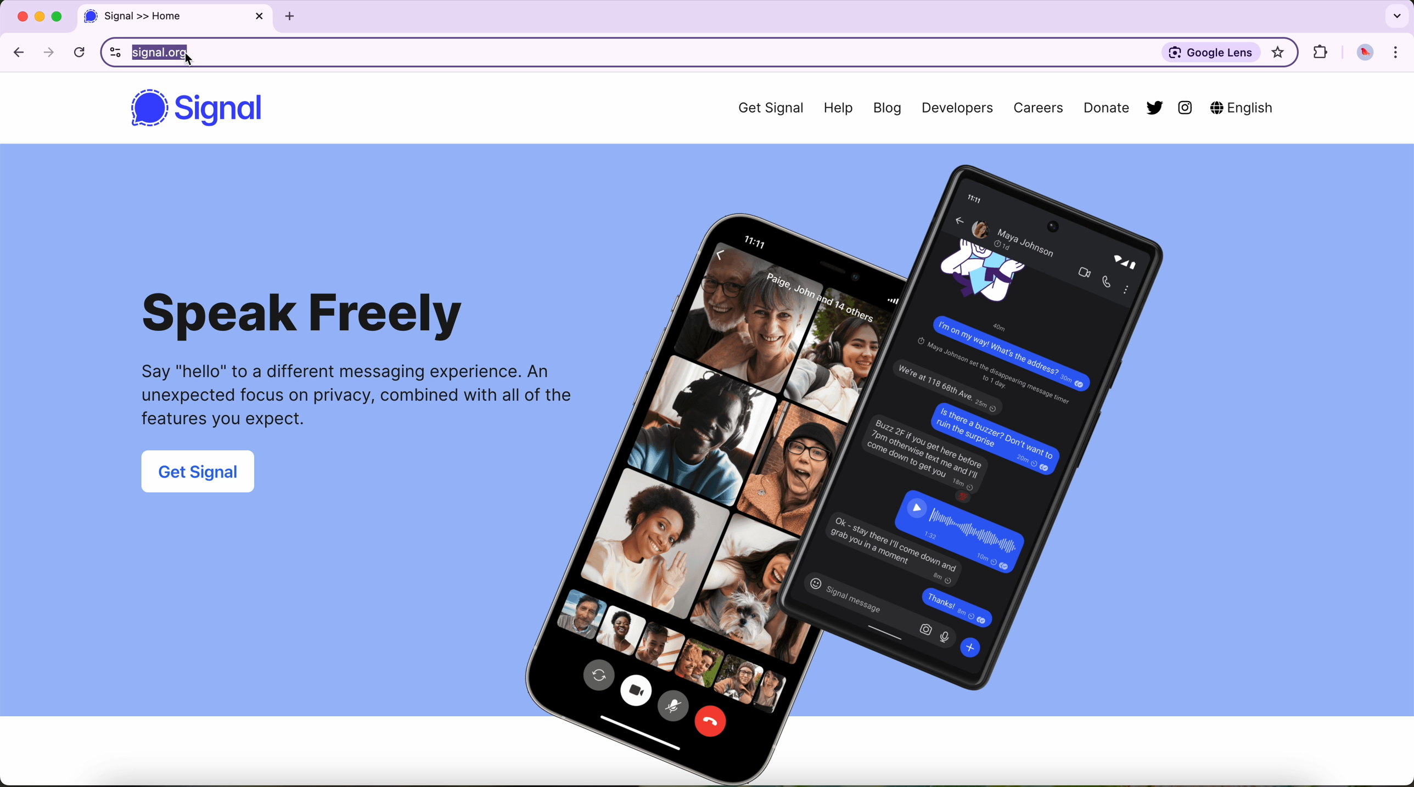  I want to click on twitter, so click(1153, 107).